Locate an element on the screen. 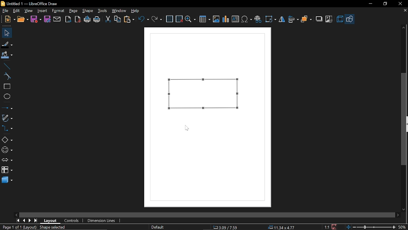 Image resolution: width=408 pixels, height=230 pixels. layout is located at coordinates (51, 221).